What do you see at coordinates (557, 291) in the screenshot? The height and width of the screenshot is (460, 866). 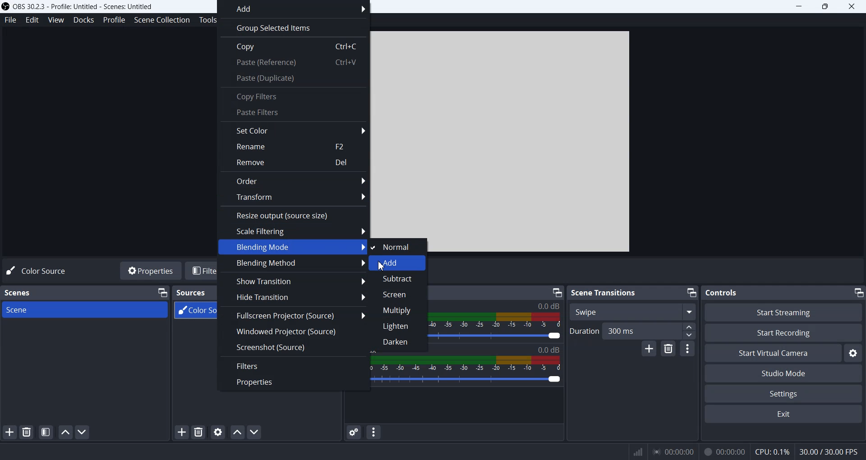 I see `Minimize` at bounding box center [557, 291].